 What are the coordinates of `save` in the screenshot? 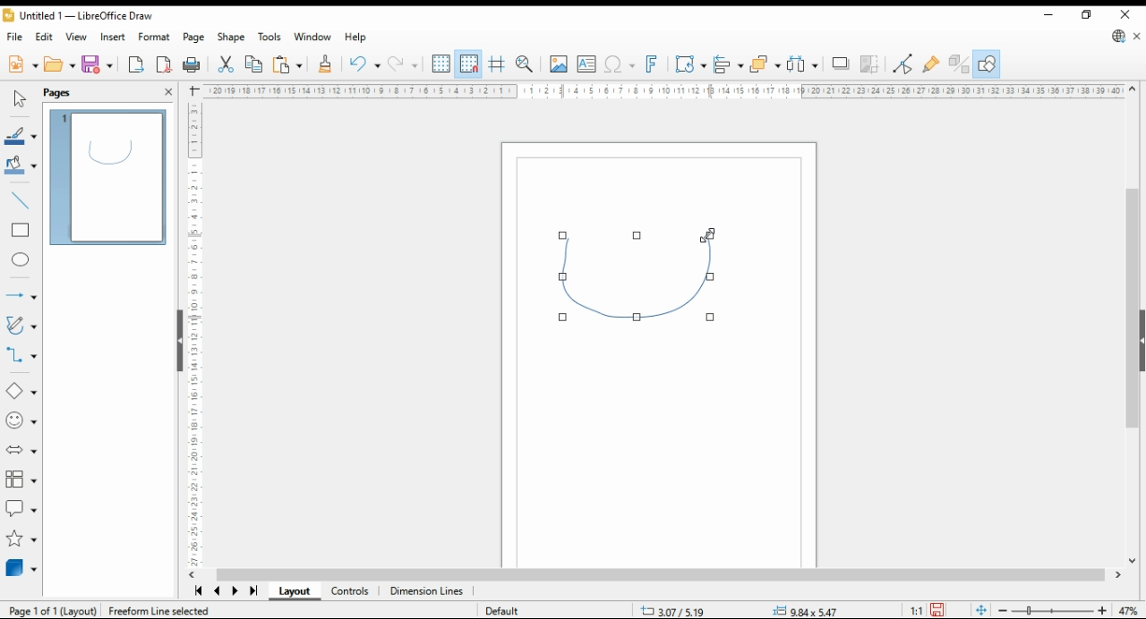 It's located at (936, 610).